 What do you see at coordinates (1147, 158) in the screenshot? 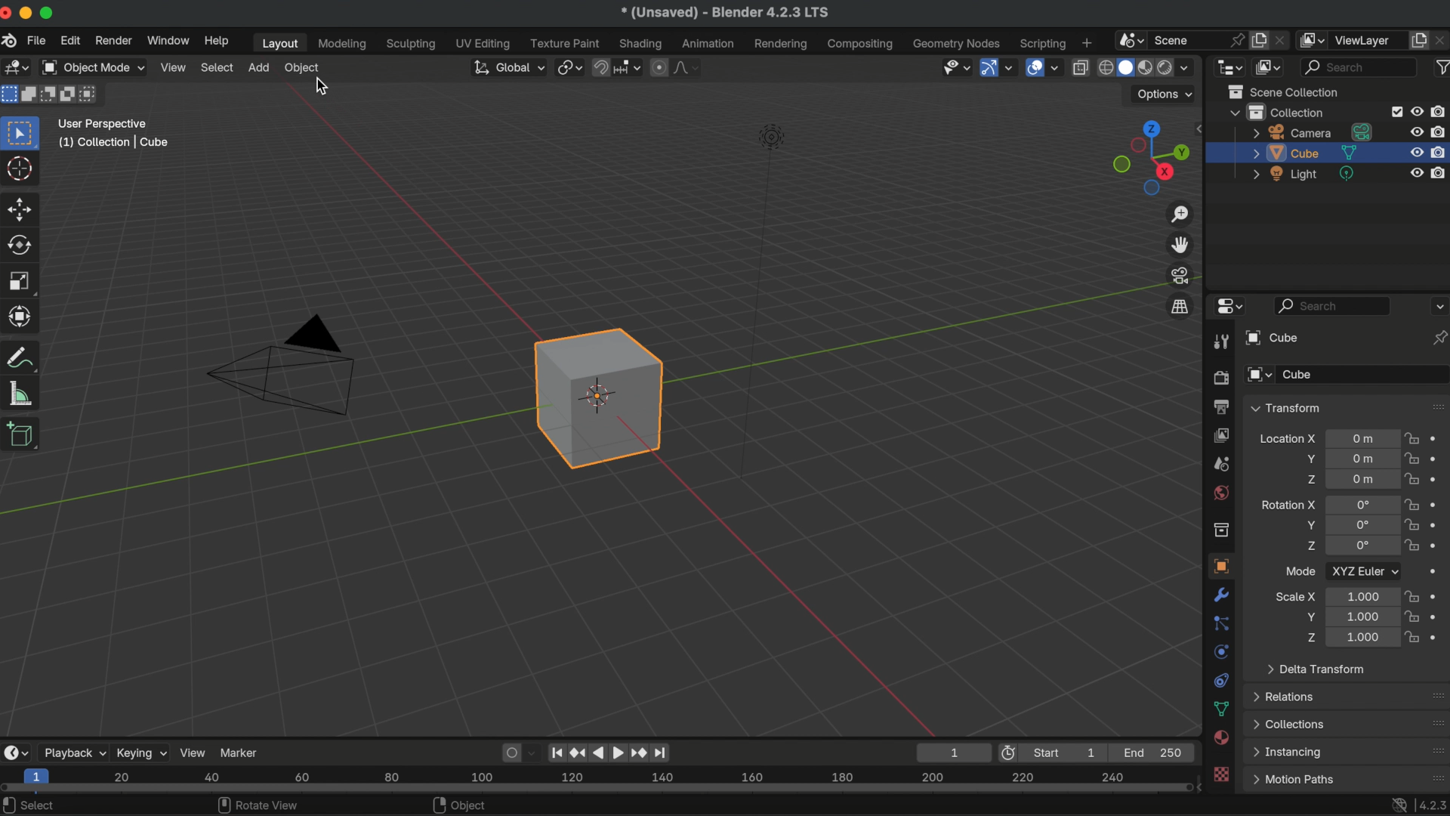
I see `preset viewpoints` at bounding box center [1147, 158].